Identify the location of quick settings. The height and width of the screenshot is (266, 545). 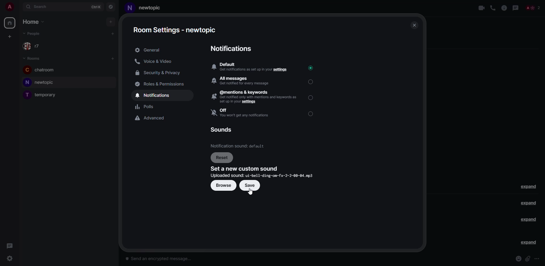
(9, 259).